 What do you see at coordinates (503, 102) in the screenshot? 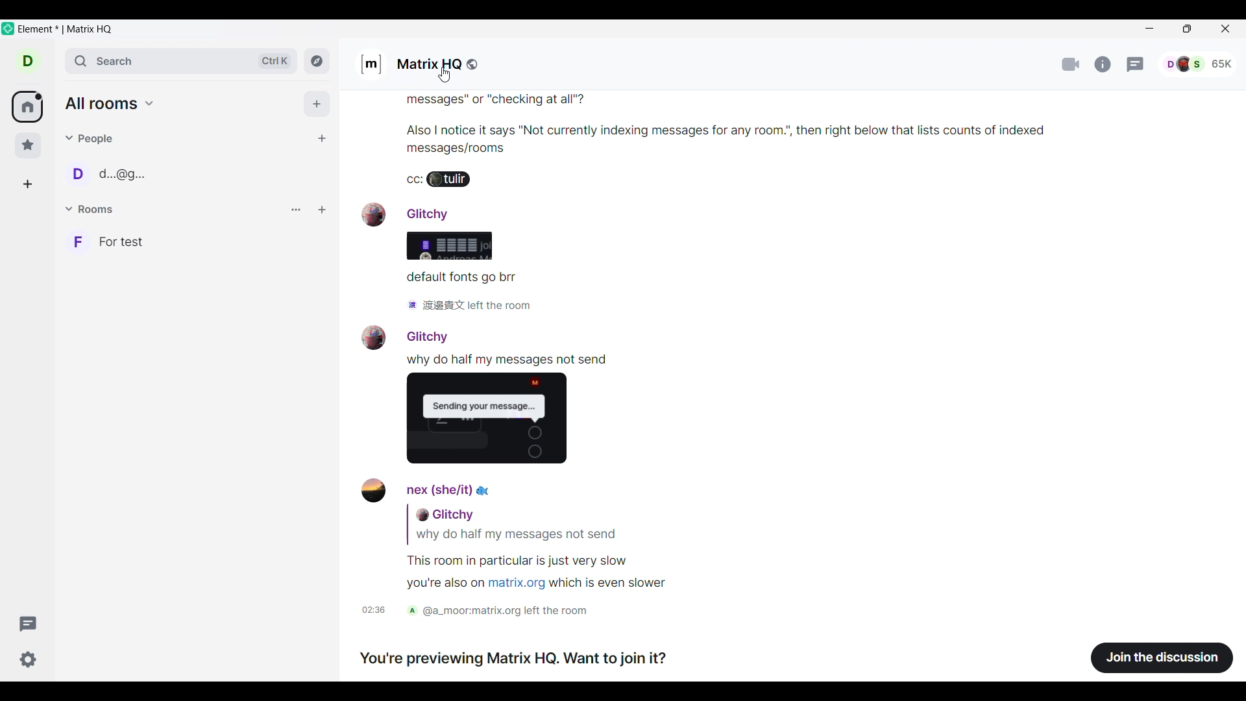
I see `messages or checking at all?` at bounding box center [503, 102].